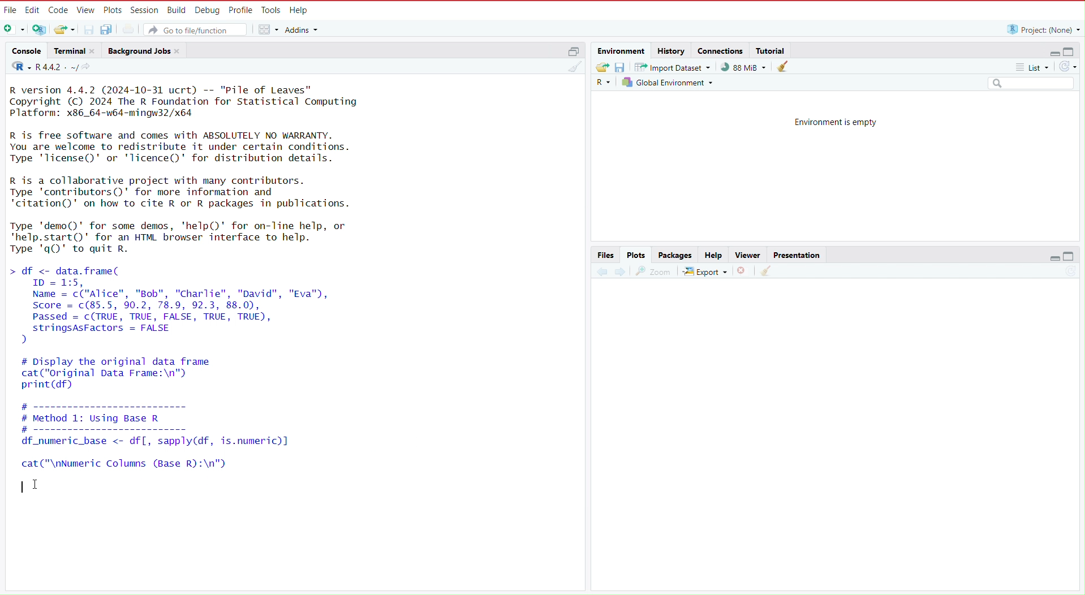 The image size is (1085, 595). What do you see at coordinates (1071, 67) in the screenshot?
I see `refresh the list of objects in the environment` at bounding box center [1071, 67].